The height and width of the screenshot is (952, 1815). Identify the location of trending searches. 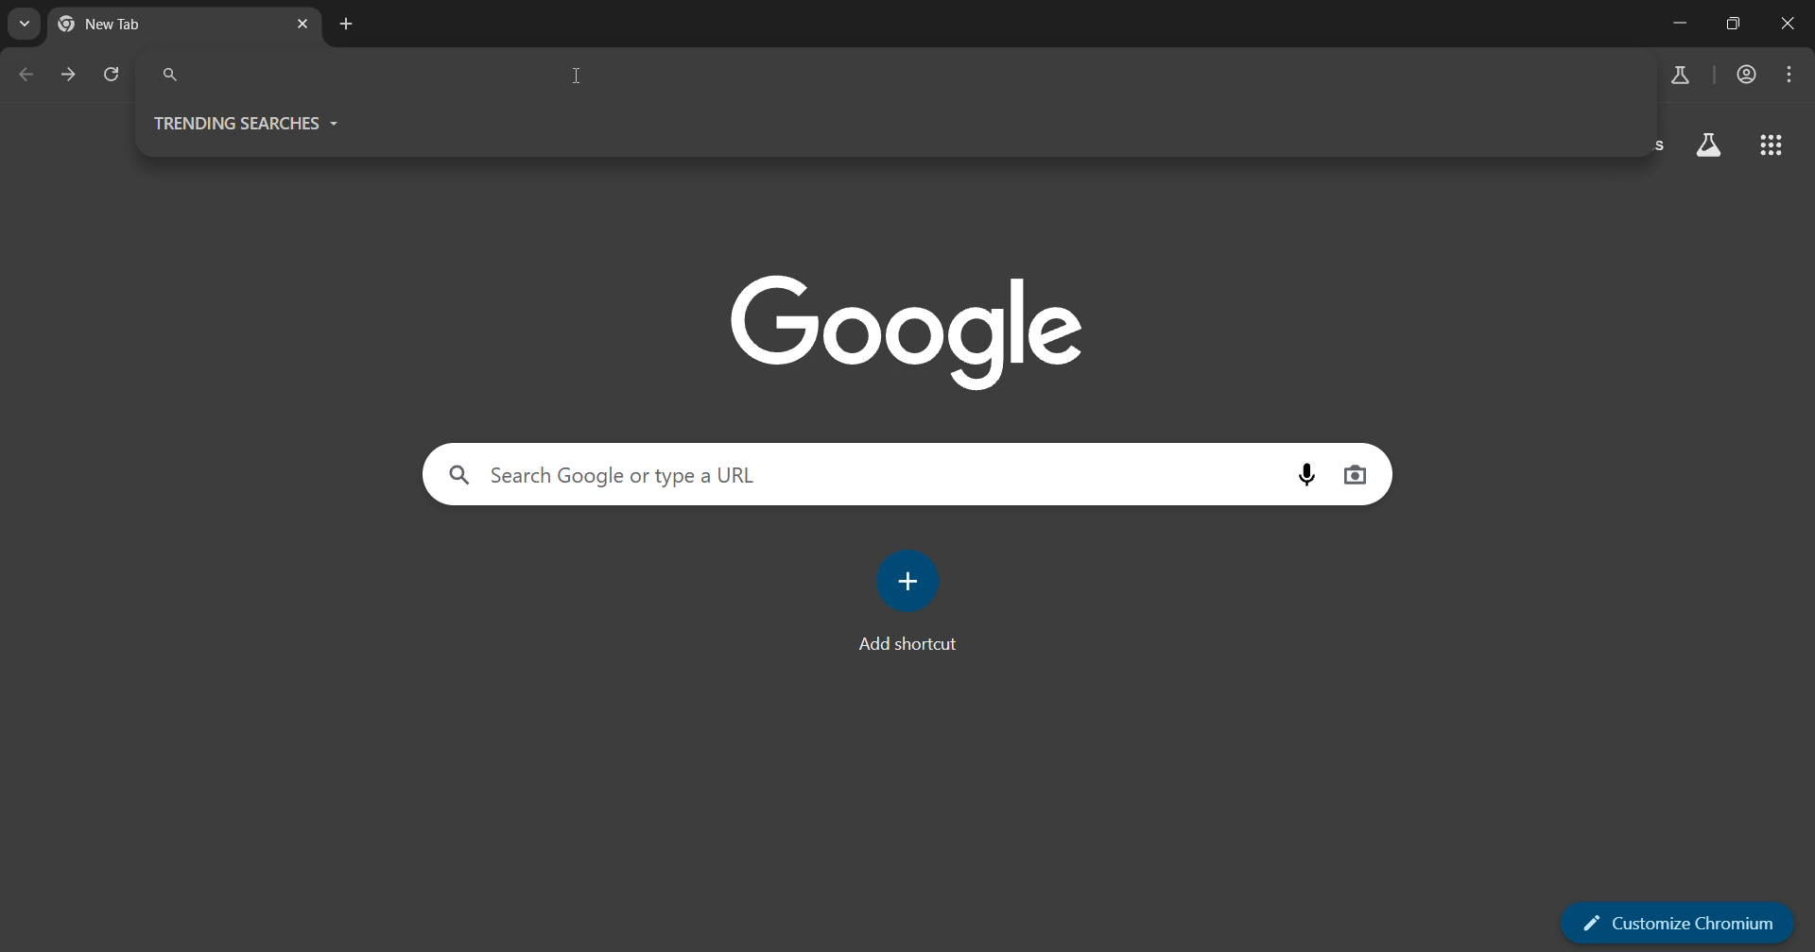
(260, 121).